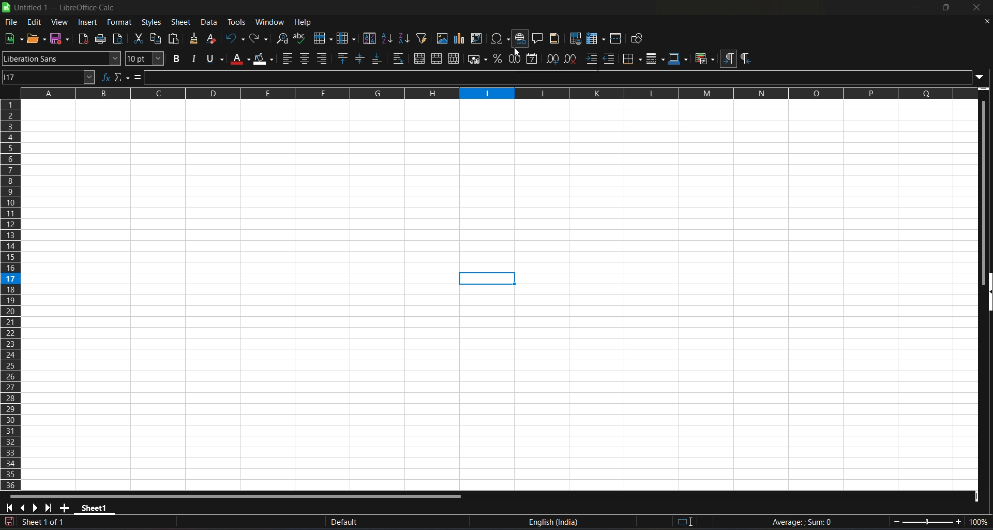 The image size is (993, 530). Describe the element at coordinates (801, 522) in the screenshot. I see `formula` at that location.